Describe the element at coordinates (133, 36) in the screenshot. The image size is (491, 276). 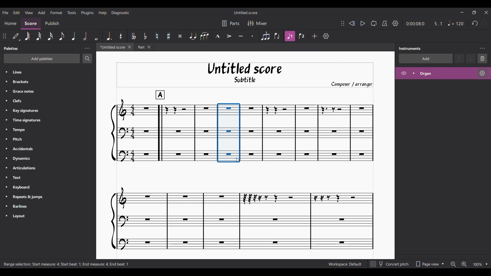
I see `Toggle double flat` at that location.